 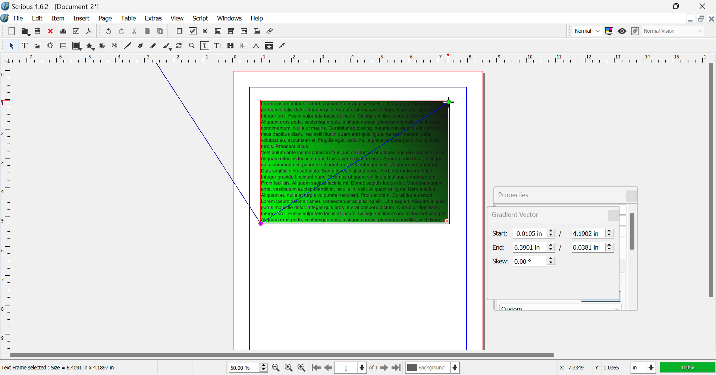 I want to click on Link Annotation, so click(x=271, y=32).